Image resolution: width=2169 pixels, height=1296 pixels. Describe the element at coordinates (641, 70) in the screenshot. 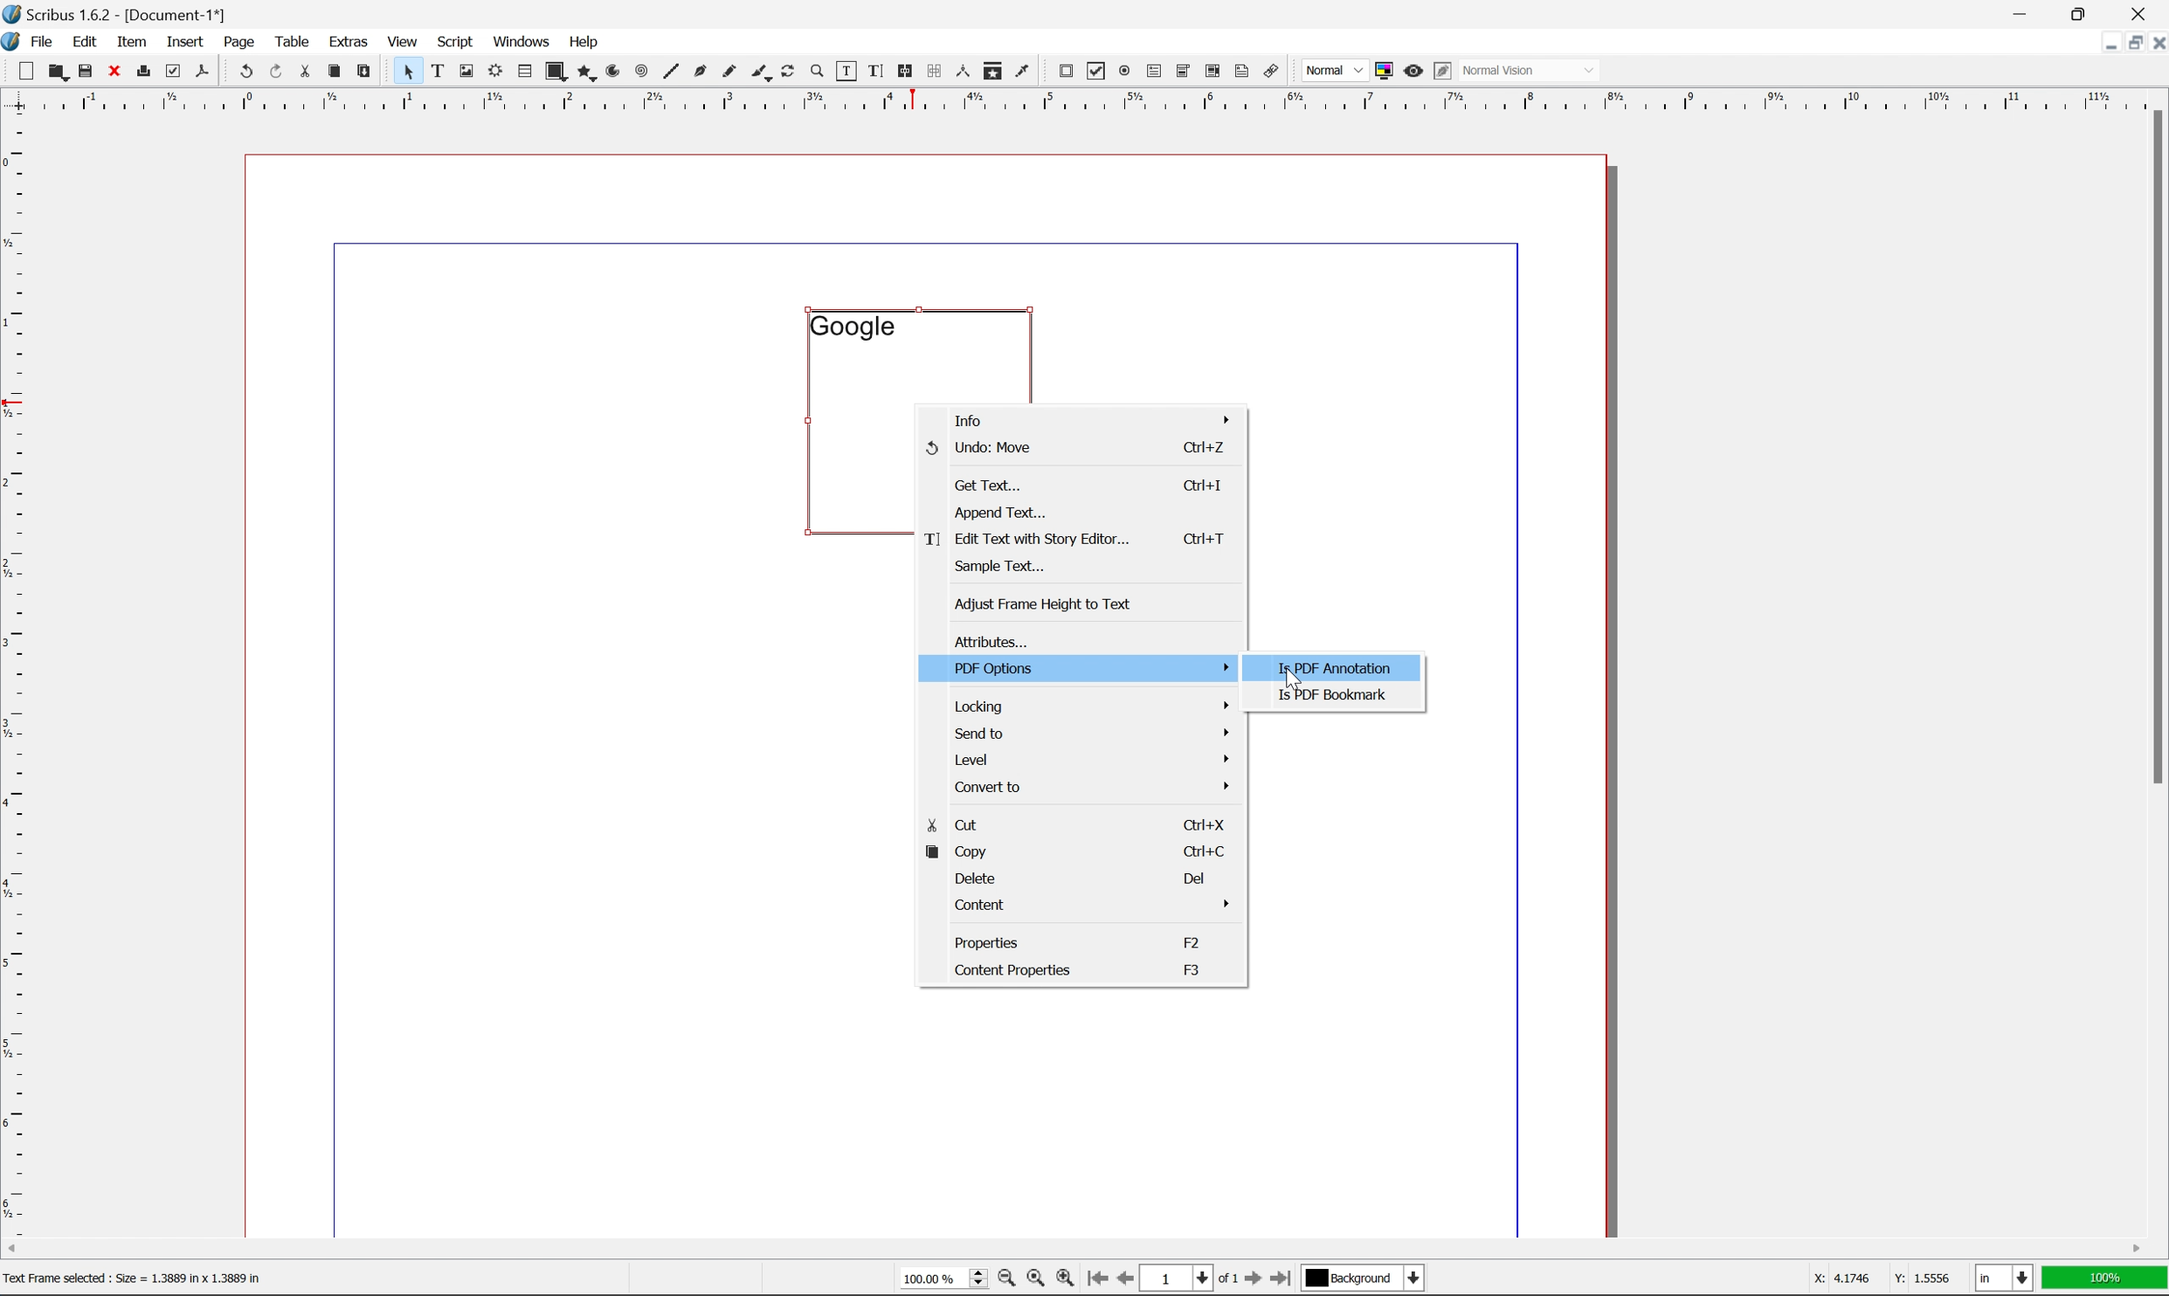

I see `spiral` at that location.